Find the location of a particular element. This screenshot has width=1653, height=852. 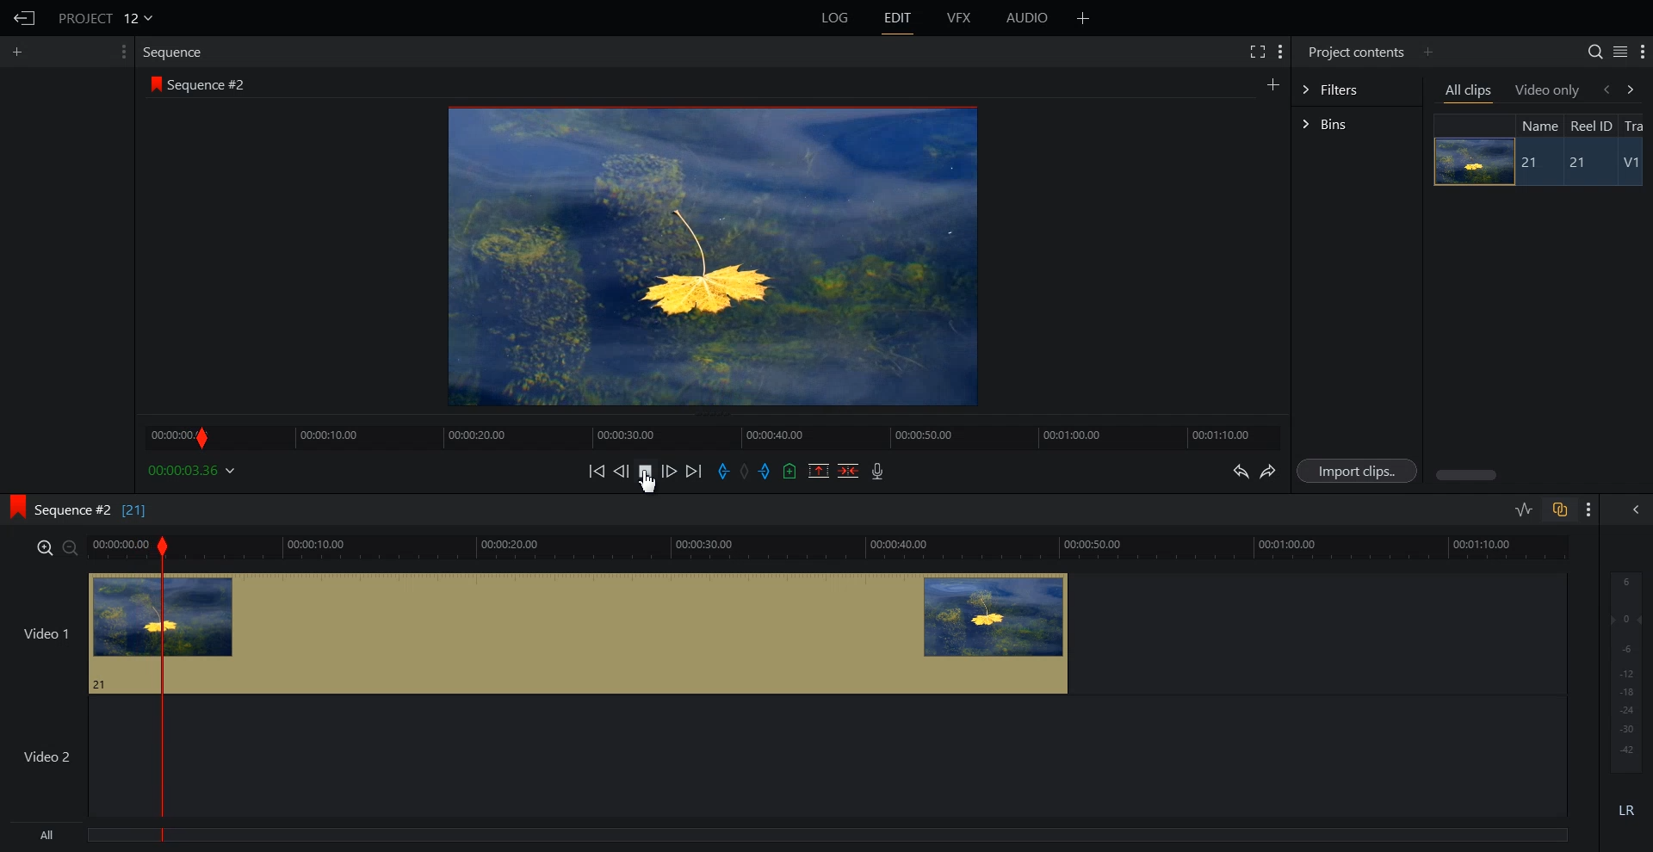

Add panel is located at coordinates (22, 52).